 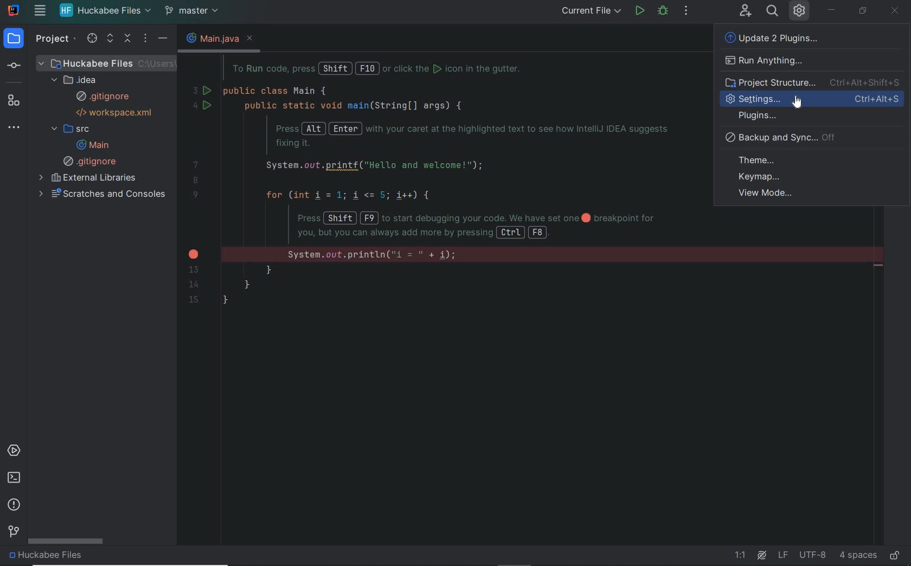 I want to click on more actions, so click(x=685, y=11).